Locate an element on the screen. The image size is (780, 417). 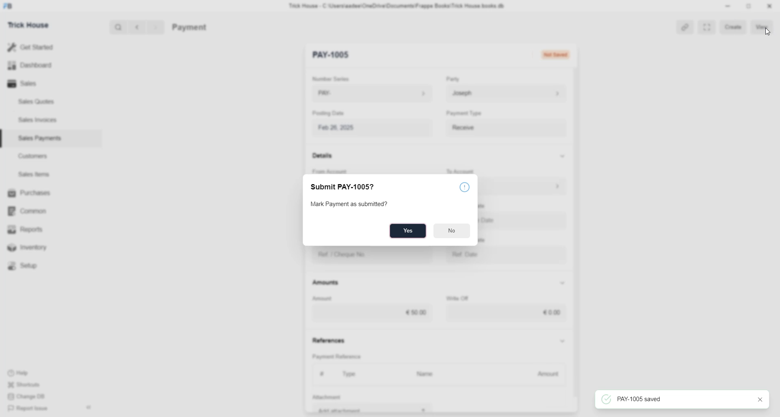
Amount is located at coordinates (545, 375).